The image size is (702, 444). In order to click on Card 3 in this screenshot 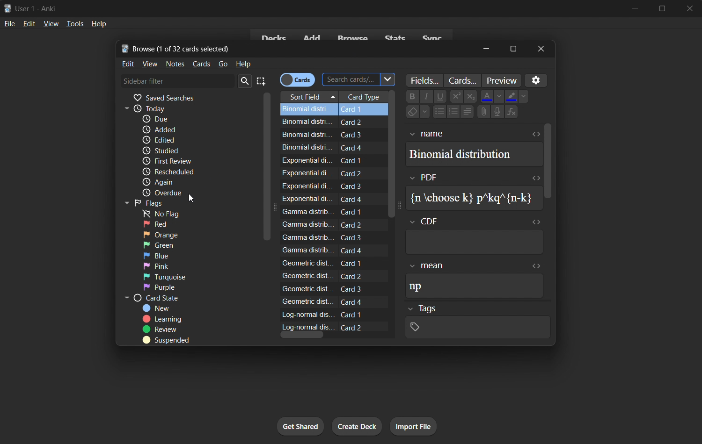, I will do `click(358, 238)`.